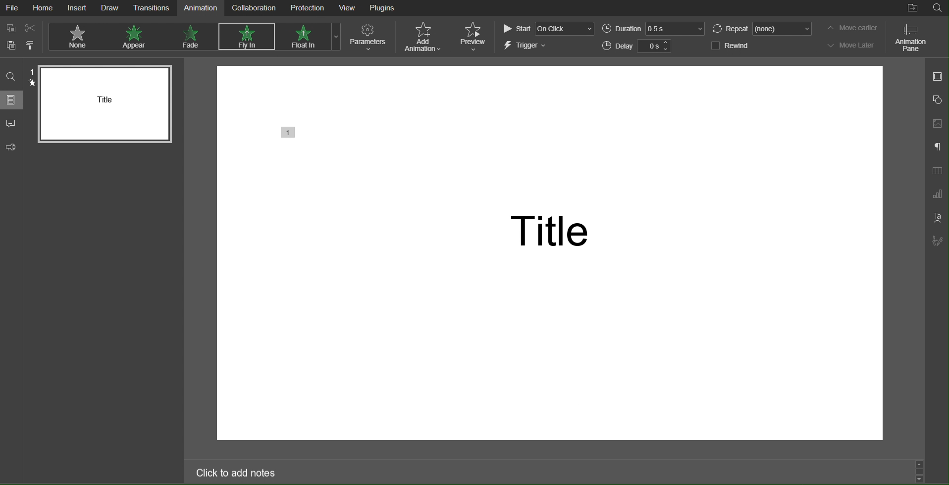 Image resolution: width=949 pixels, height=485 pixels. What do you see at coordinates (526, 46) in the screenshot?
I see `Trigger` at bounding box center [526, 46].